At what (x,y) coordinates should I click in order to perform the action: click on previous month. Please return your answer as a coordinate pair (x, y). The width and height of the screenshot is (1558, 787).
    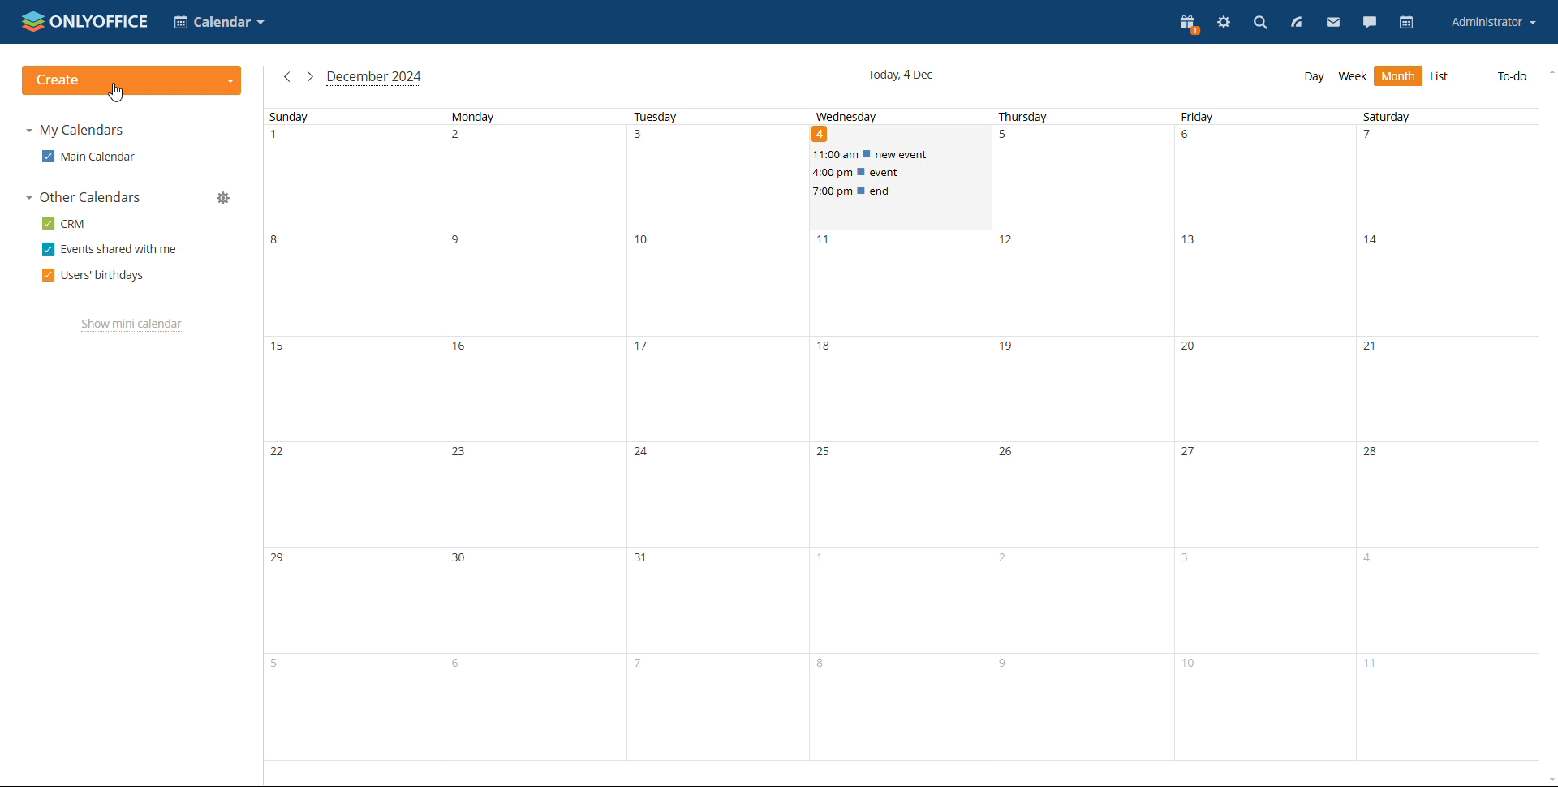
    Looking at the image, I should click on (288, 78).